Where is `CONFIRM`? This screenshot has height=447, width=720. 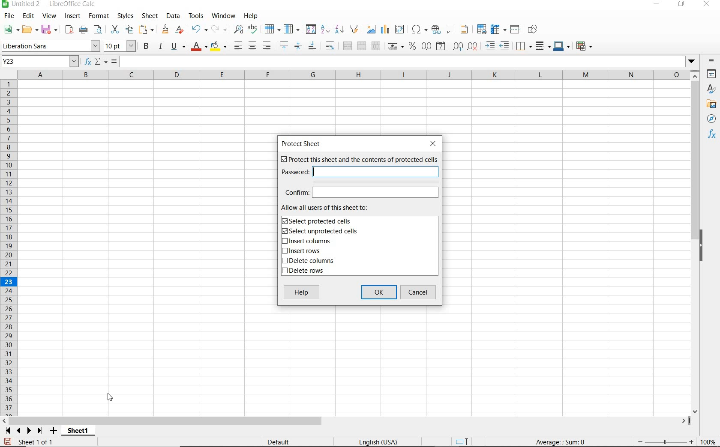 CONFIRM is located at coordinates (361, 192).